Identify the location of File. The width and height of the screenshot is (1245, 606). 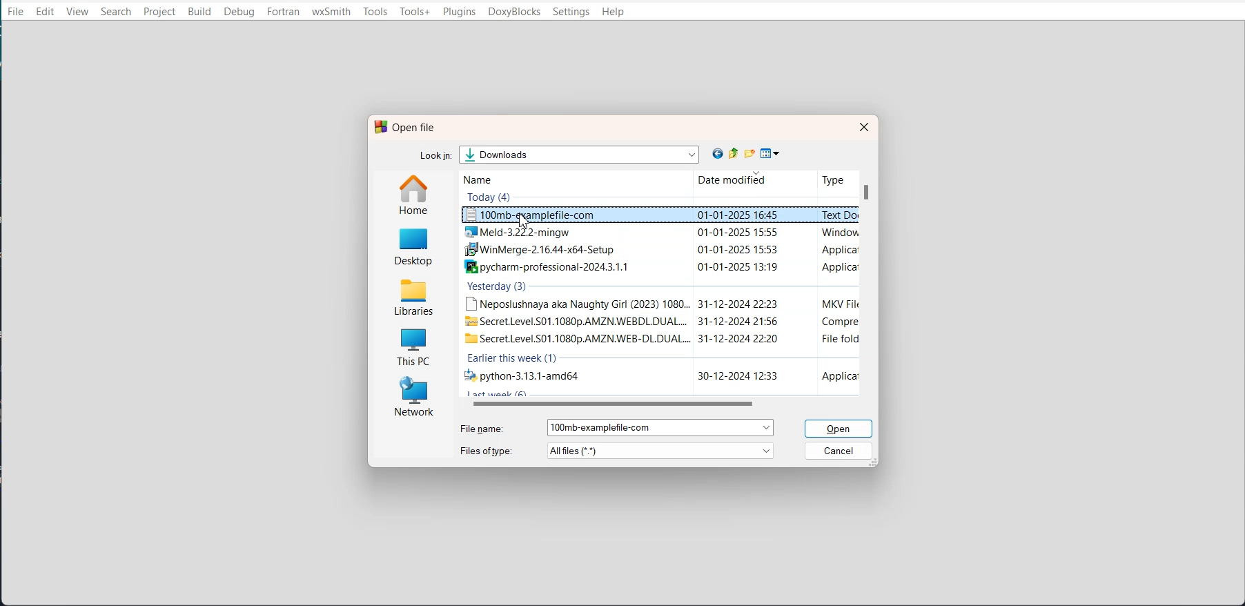
(15, 11).